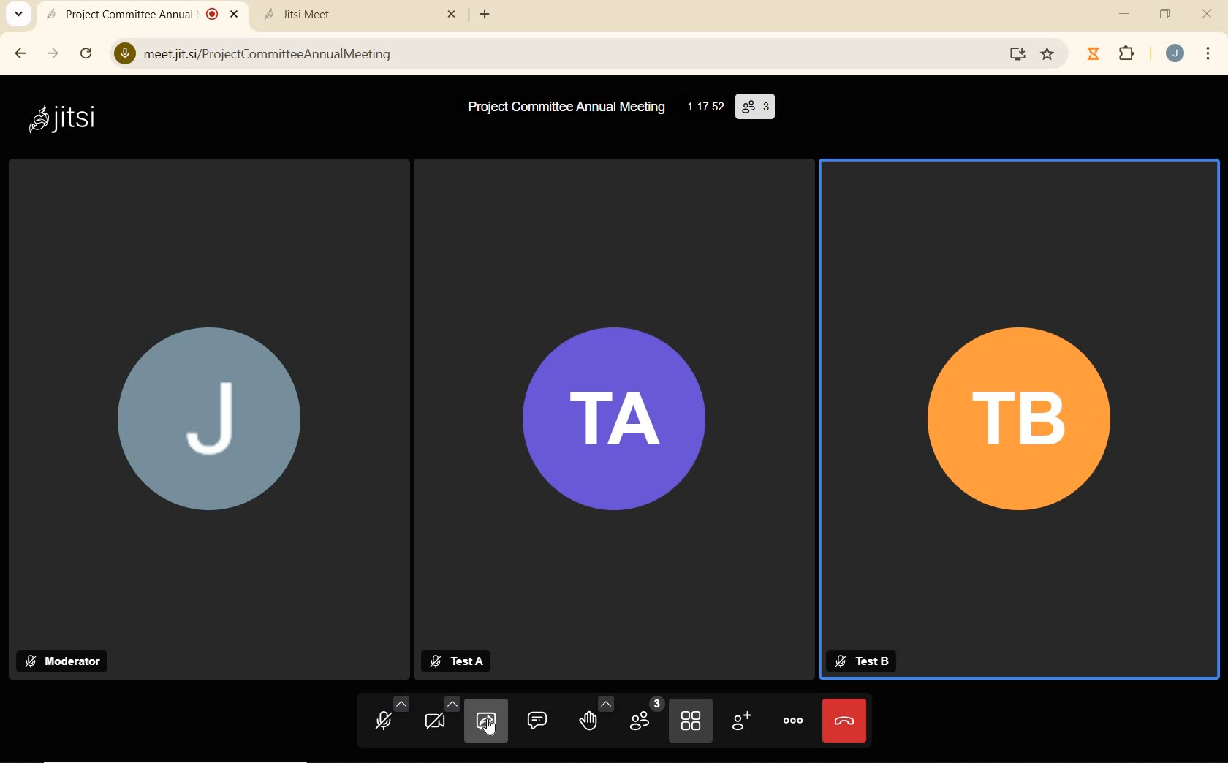  Describe the element at coordinates (743, 724) in the screenshot. I see `INVITE PEOPLE` at that location.